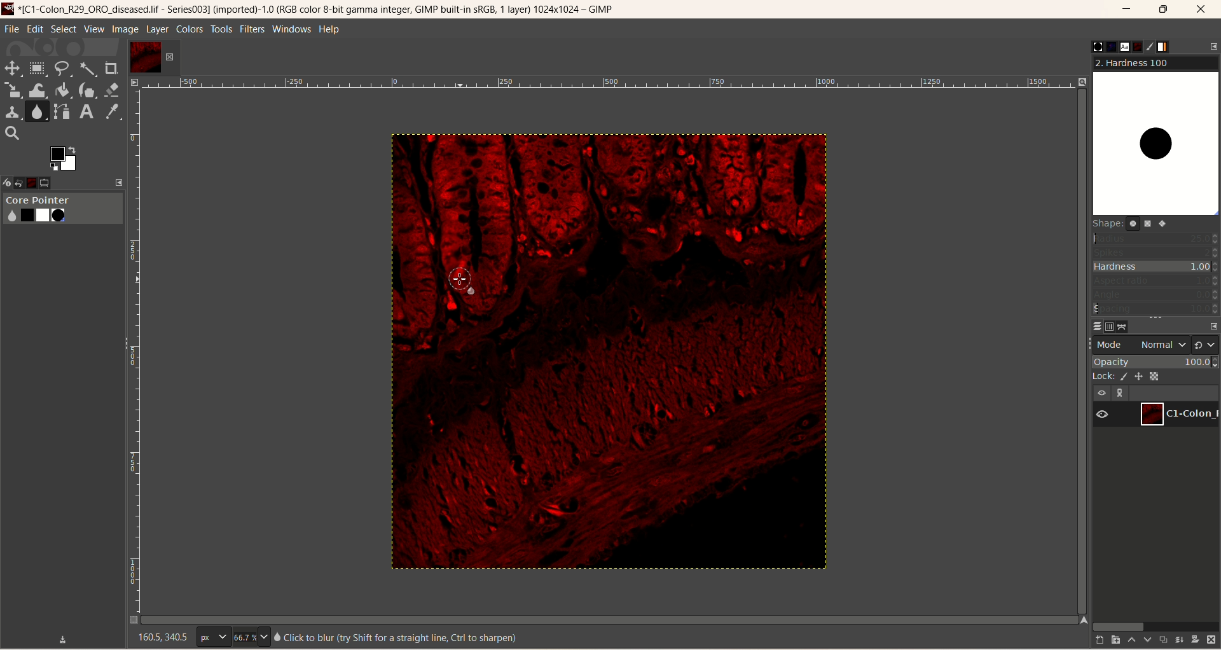 The width and height of the screenshot is (1221, 650). I want to click on layer1, so click(153, 57).